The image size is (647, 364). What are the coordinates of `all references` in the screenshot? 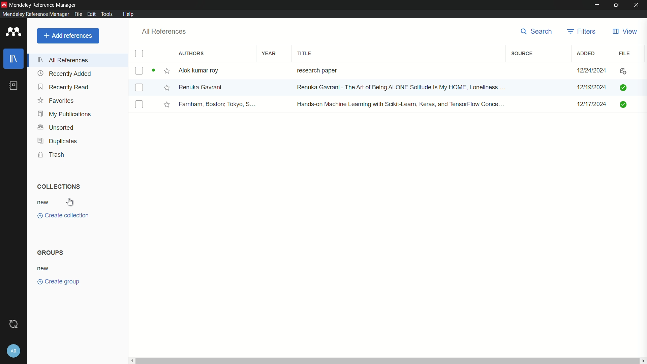 It's located at (164, 32).